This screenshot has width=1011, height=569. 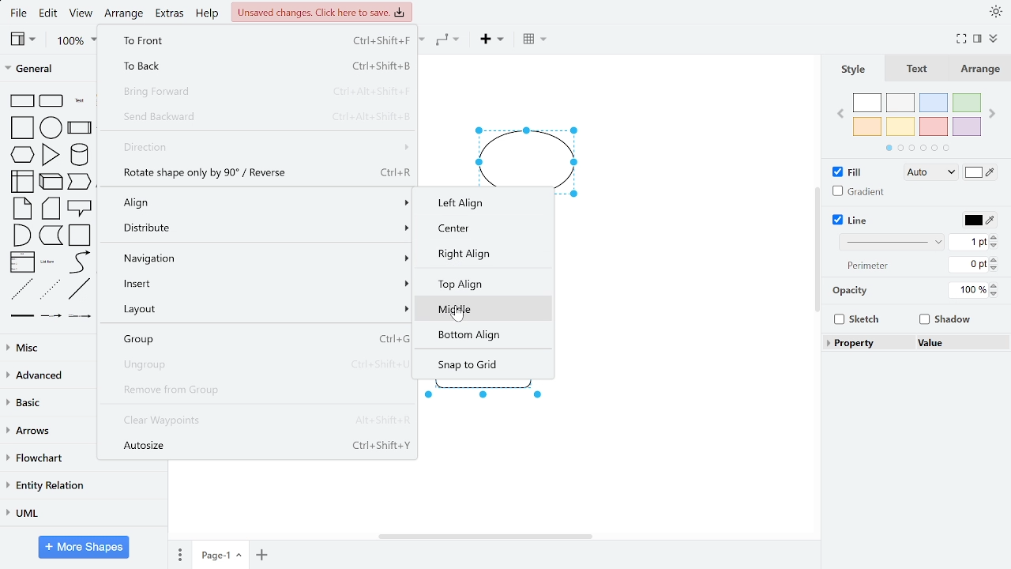 What do you see at coordinates (902, 126) in the screenshot?
I see `yellow` at bounding box center [902, 126].